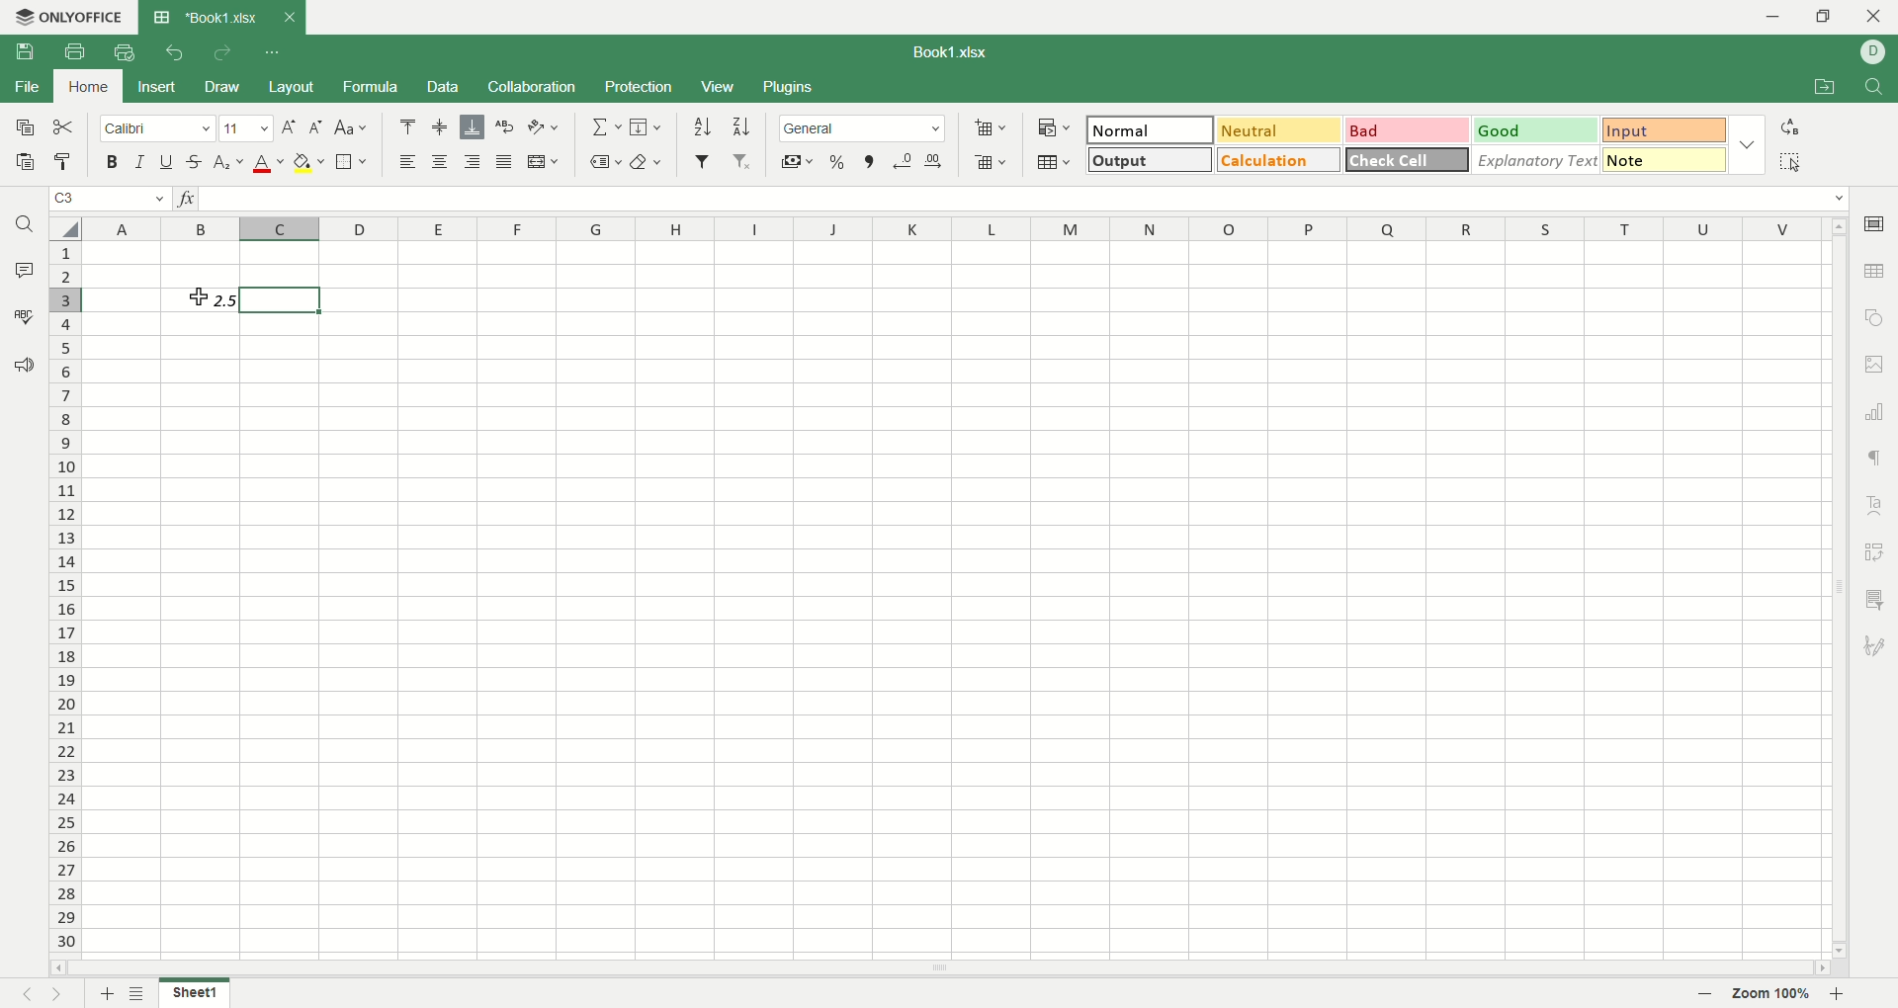 The height and width of the screenshot is (1008, 1898). What do you see at coordinates (1055, 164) in the screenshot?
I see `table` at bounding box center [1055, 164].